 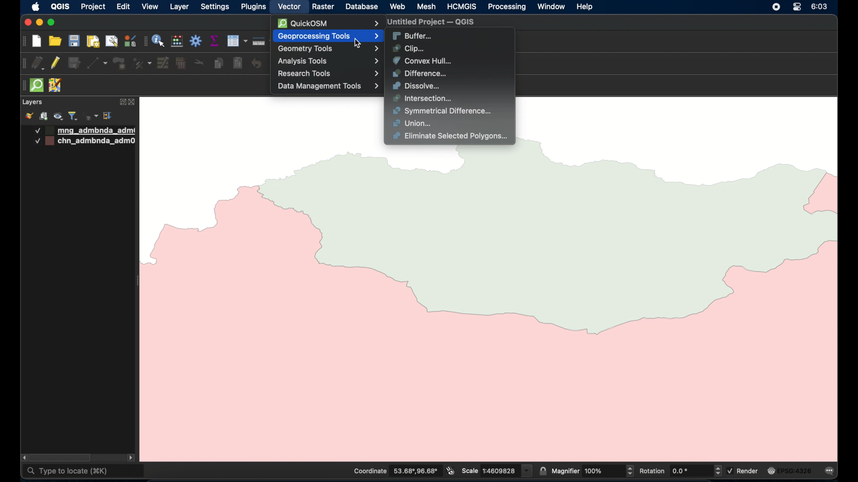 What do you see at coordinates (426, 7) in the screenshot?
I see `mesh` at bounding box center [426, 7].